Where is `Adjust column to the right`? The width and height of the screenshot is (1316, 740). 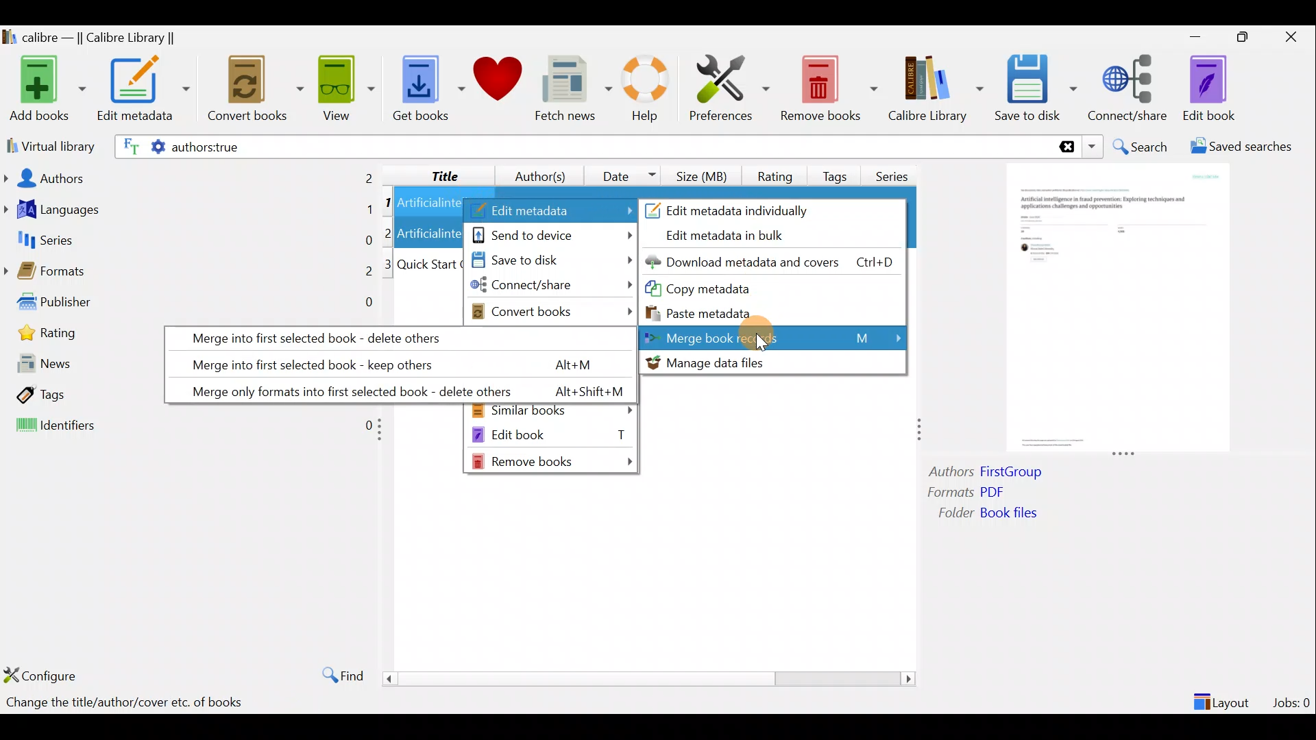 Adjust column to the right is located at coordinates (921, 431).